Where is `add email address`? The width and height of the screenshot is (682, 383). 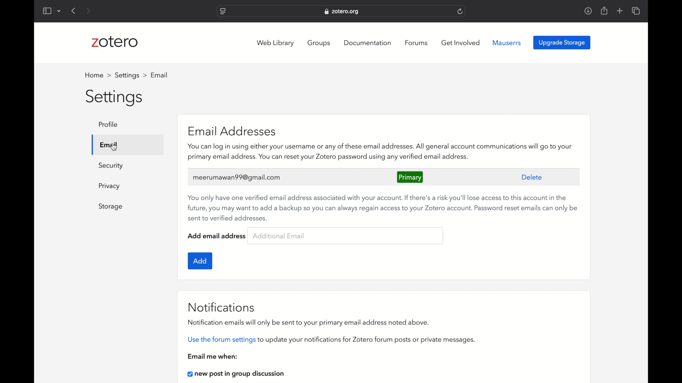
add email address is located at coordinates (217, 235).